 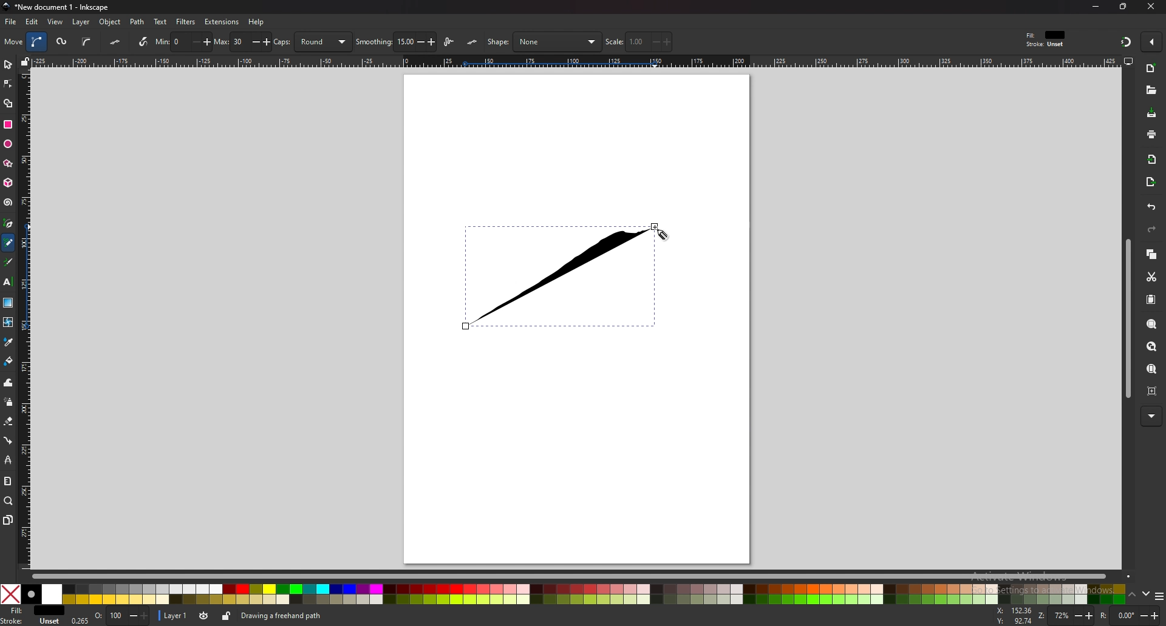 I want to click on b spline path, so click(x=86, y=41).